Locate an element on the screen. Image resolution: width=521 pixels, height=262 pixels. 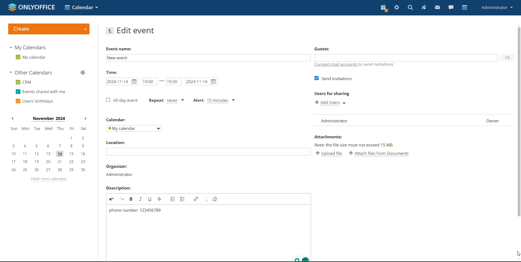
end time is located at coordinates (174, 82).